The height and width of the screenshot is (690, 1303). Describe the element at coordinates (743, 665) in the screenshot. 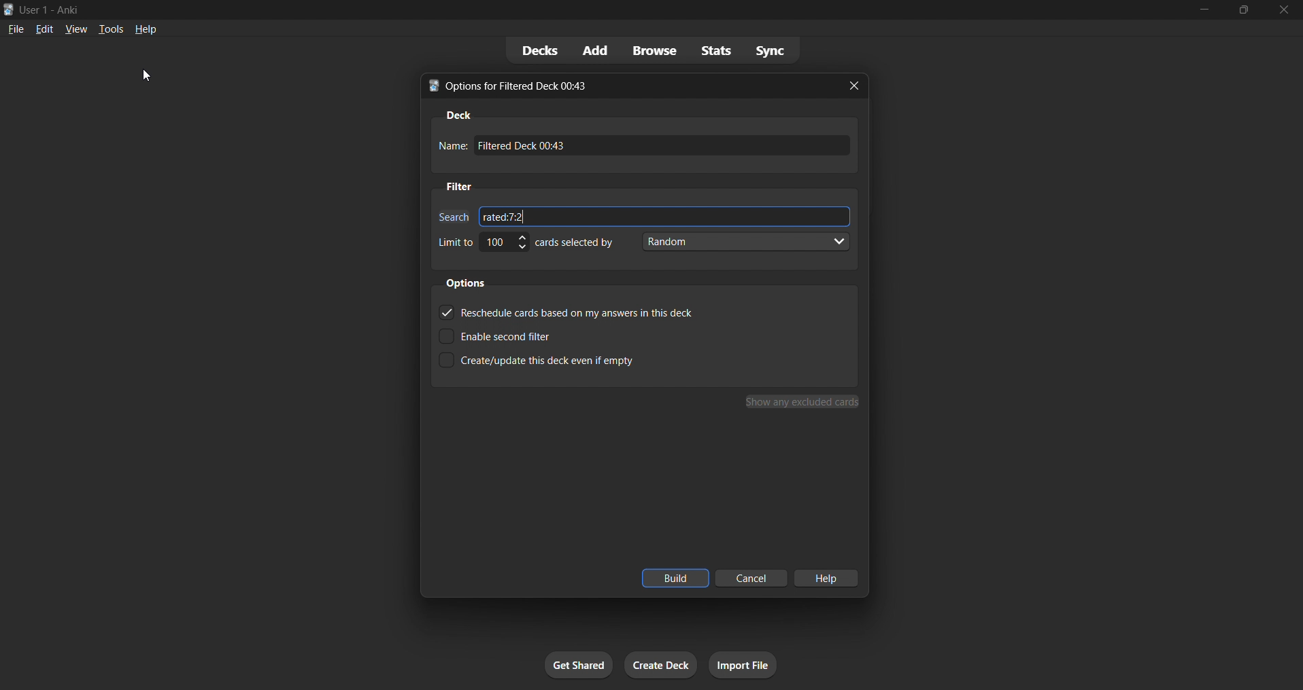

I see `import file` at that location.